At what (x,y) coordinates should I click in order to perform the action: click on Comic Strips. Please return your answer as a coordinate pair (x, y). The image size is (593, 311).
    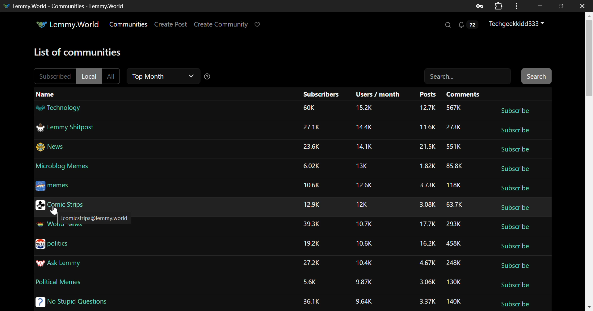
    Looking at the image, I should click on (60, 204).